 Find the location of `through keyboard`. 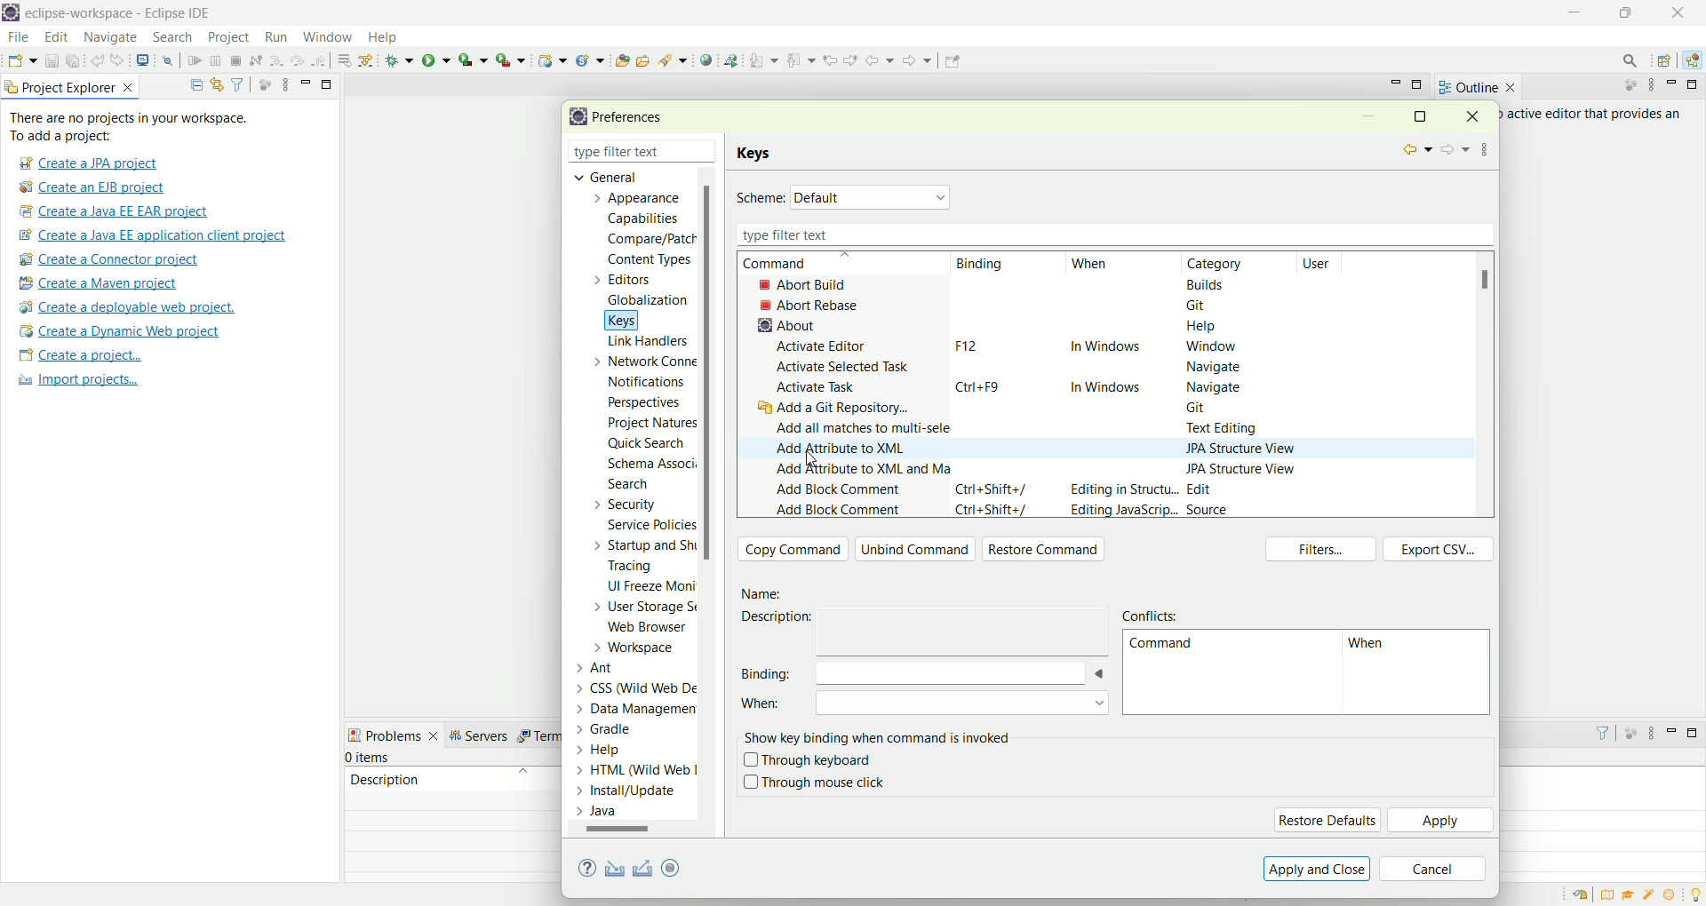

through keyboard is located at coordinates (808, 761).